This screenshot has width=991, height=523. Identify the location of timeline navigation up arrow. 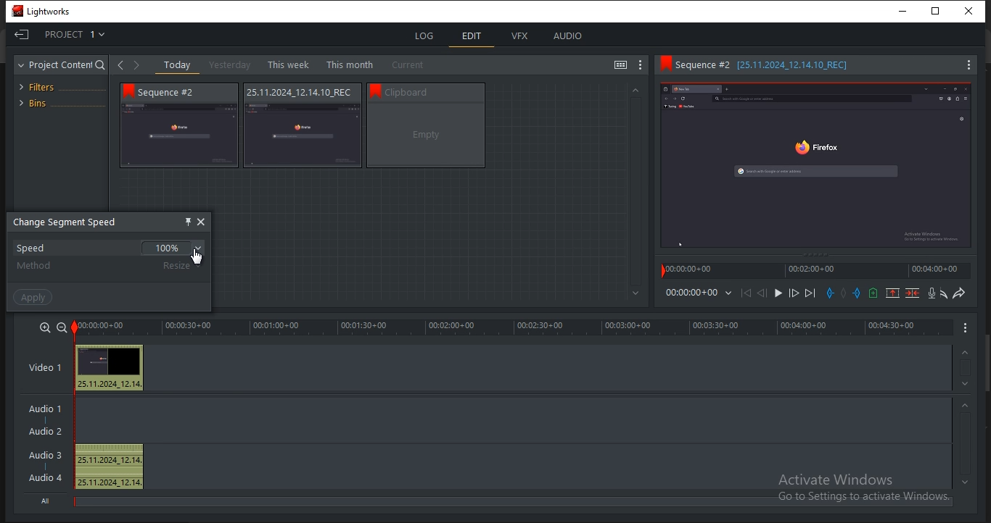
(965, 352).